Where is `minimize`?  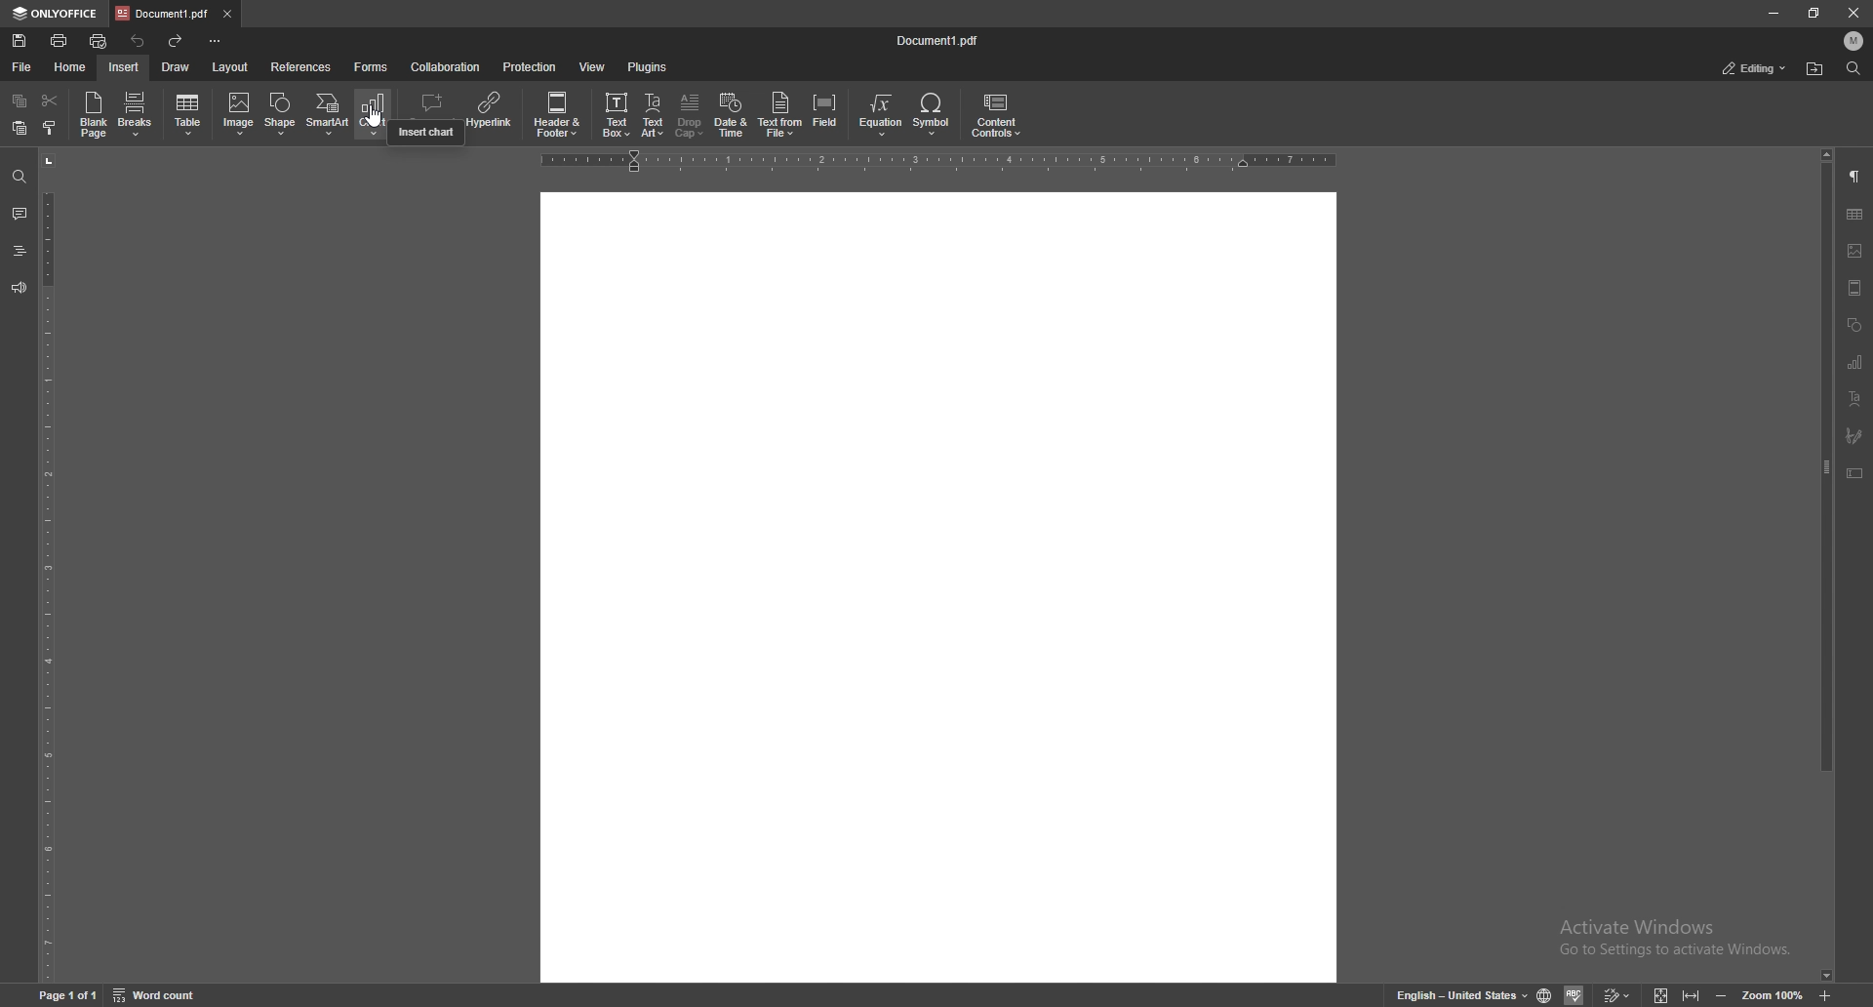 minimize is located at coordinates (1718, 996).